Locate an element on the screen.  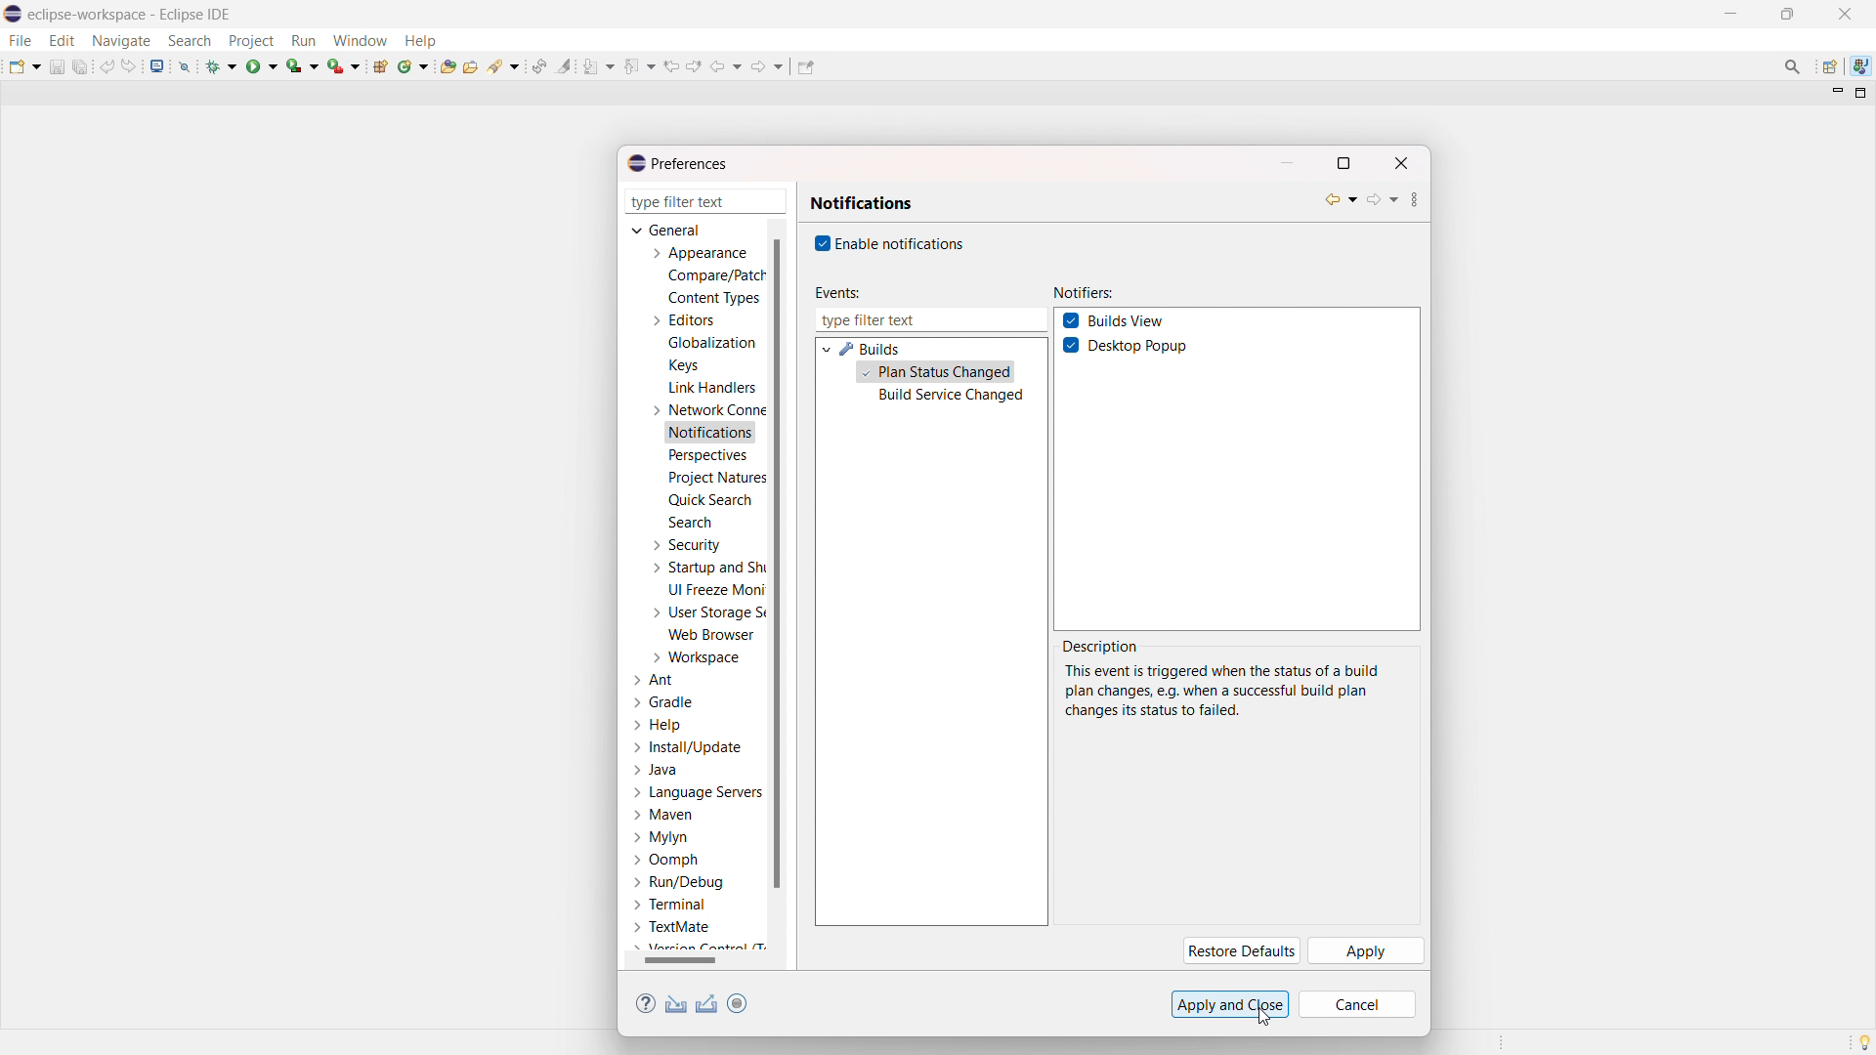
access commands and other items is located at coordinates (1794, 66).